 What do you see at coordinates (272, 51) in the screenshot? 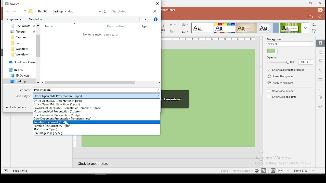
I see `fill color` at bounding box center [272, 51].